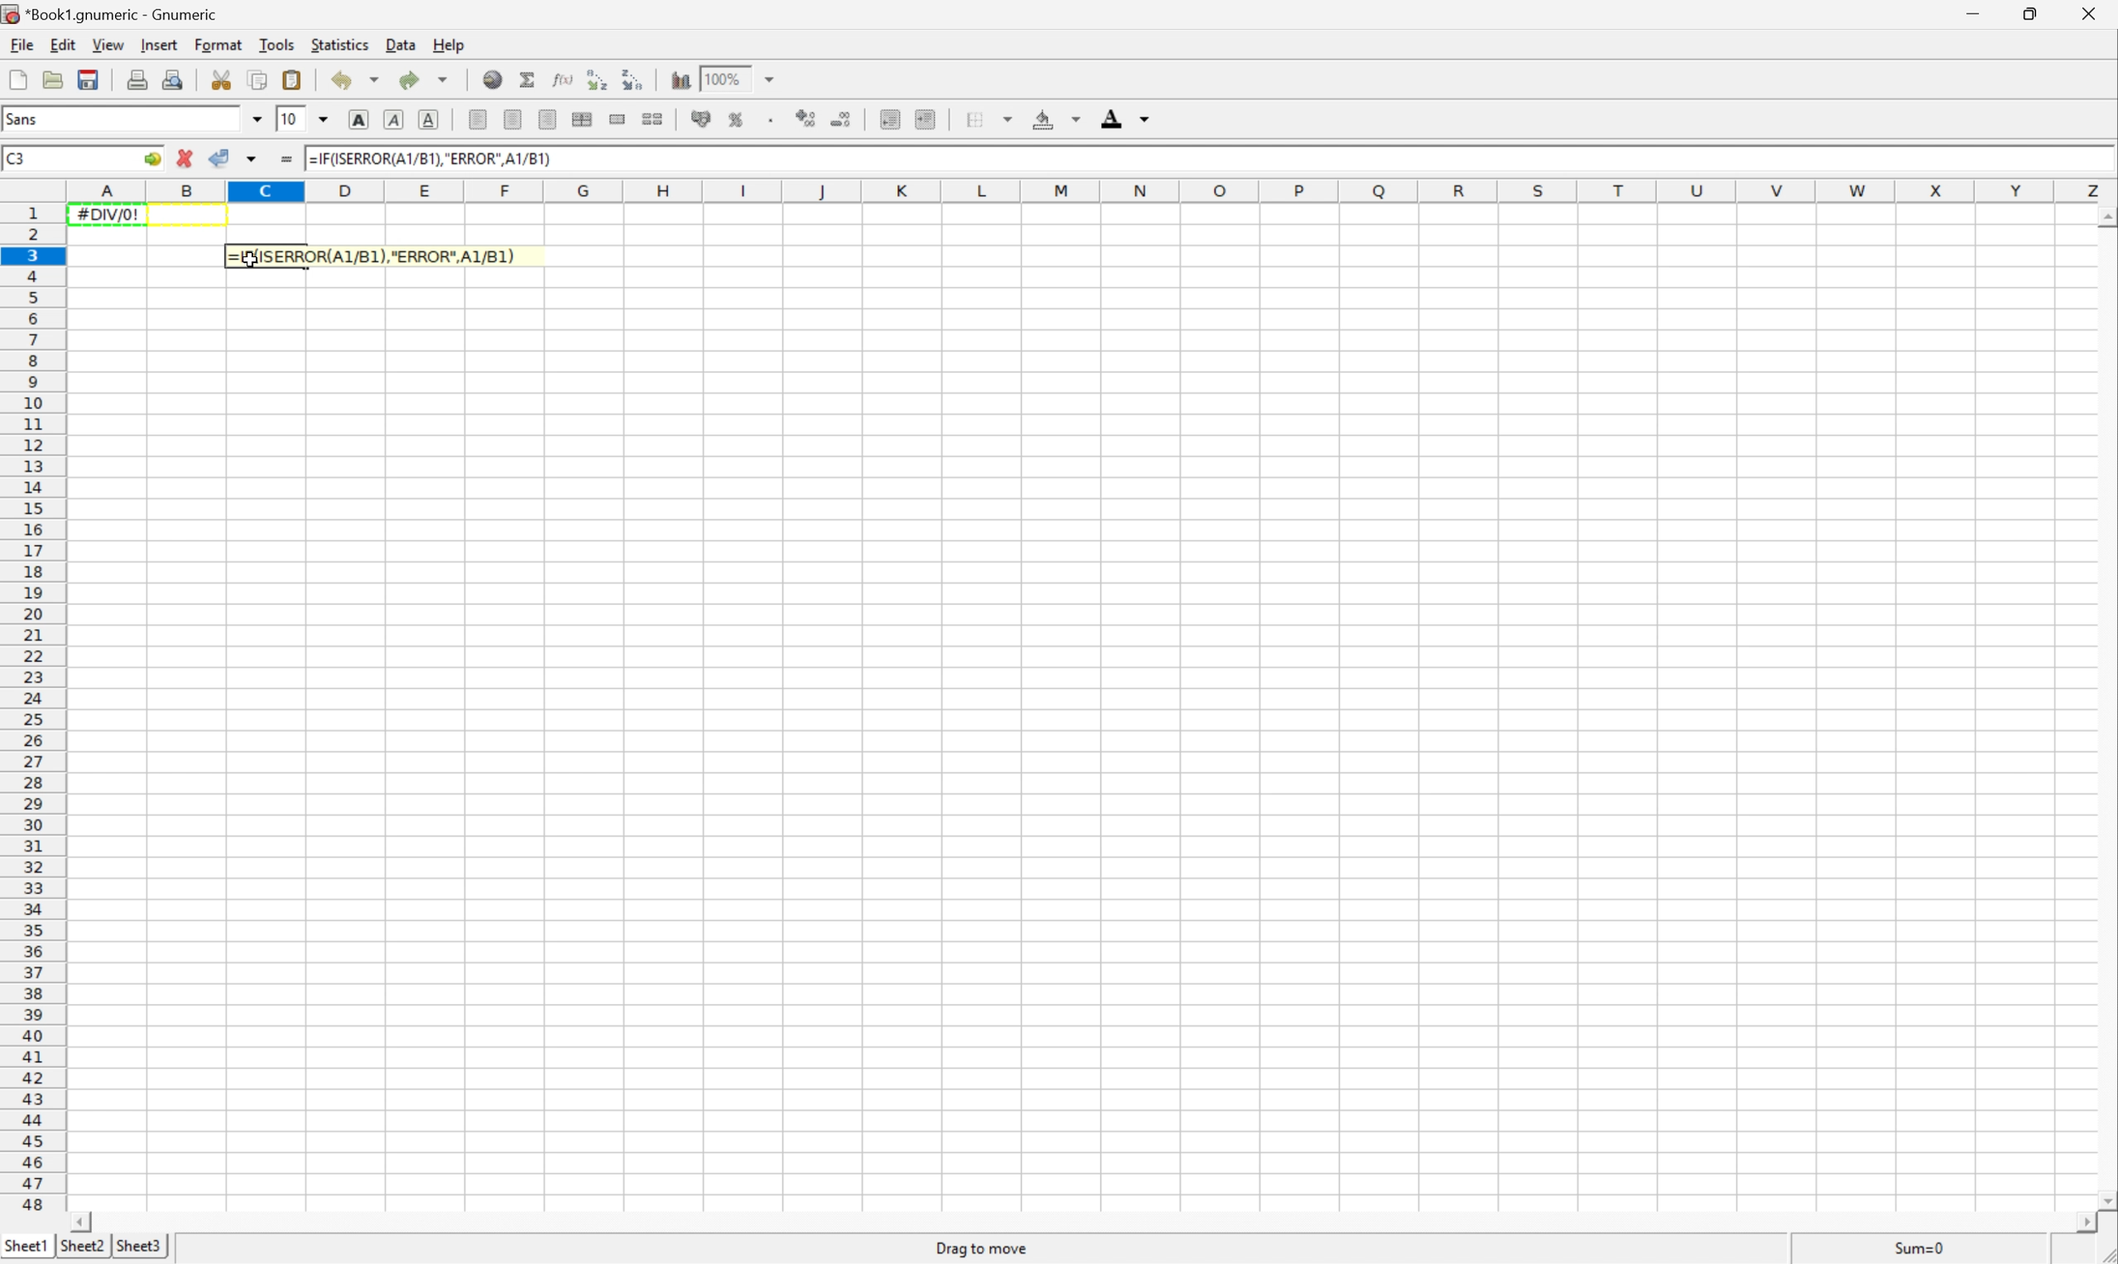 This screenshot has height=1264, width=2118. I want to click on Drag to move, so click(983, 1248).